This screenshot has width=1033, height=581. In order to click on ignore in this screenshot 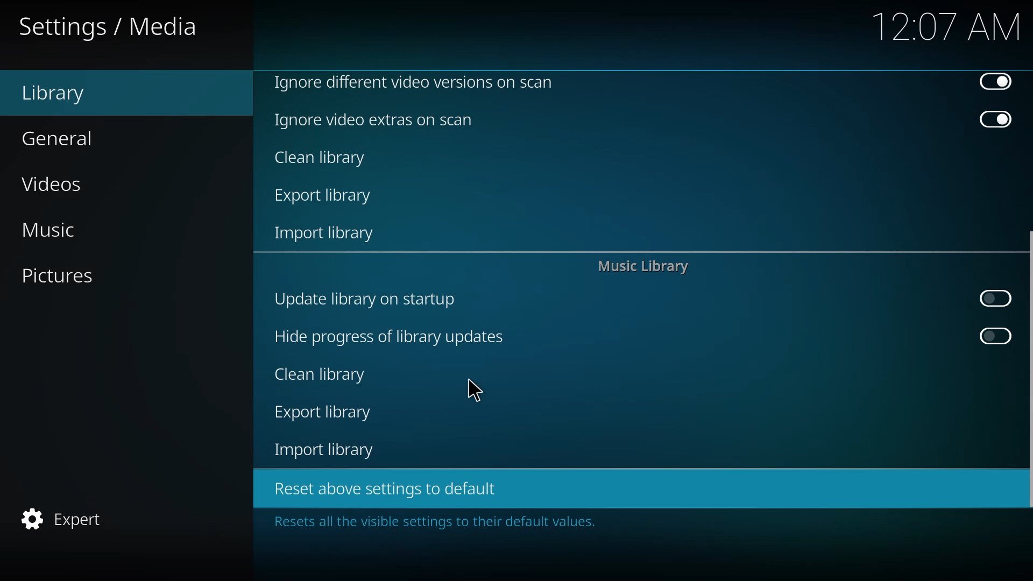, I will do `click(413, 81)`.